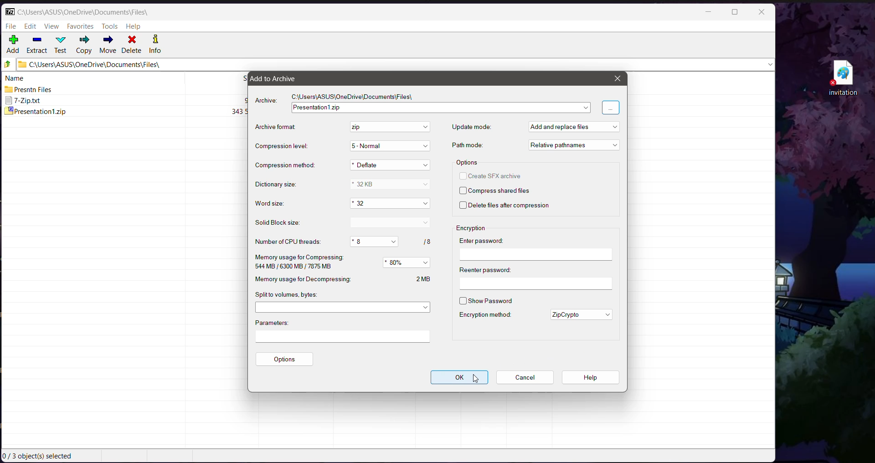 The height and width of the screenshot is (463, 875). I want to click on Archive Format, so click(280, 128).